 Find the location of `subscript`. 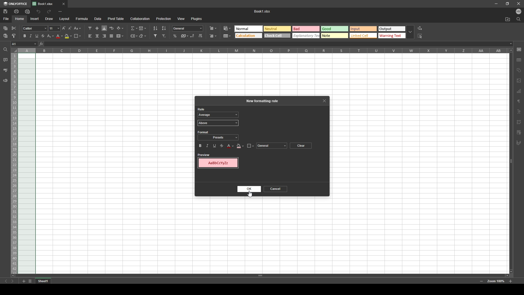

subscript is located at coordinates (51, 36).